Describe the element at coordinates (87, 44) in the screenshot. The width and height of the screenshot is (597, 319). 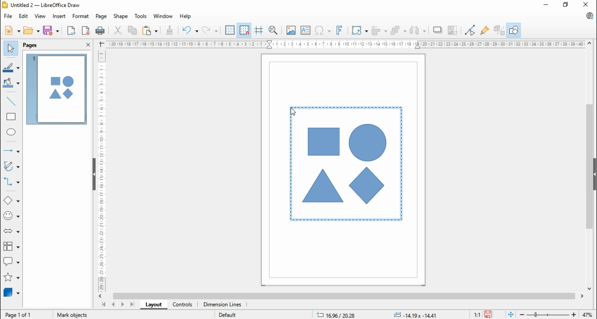
I see `close pane` at that location.